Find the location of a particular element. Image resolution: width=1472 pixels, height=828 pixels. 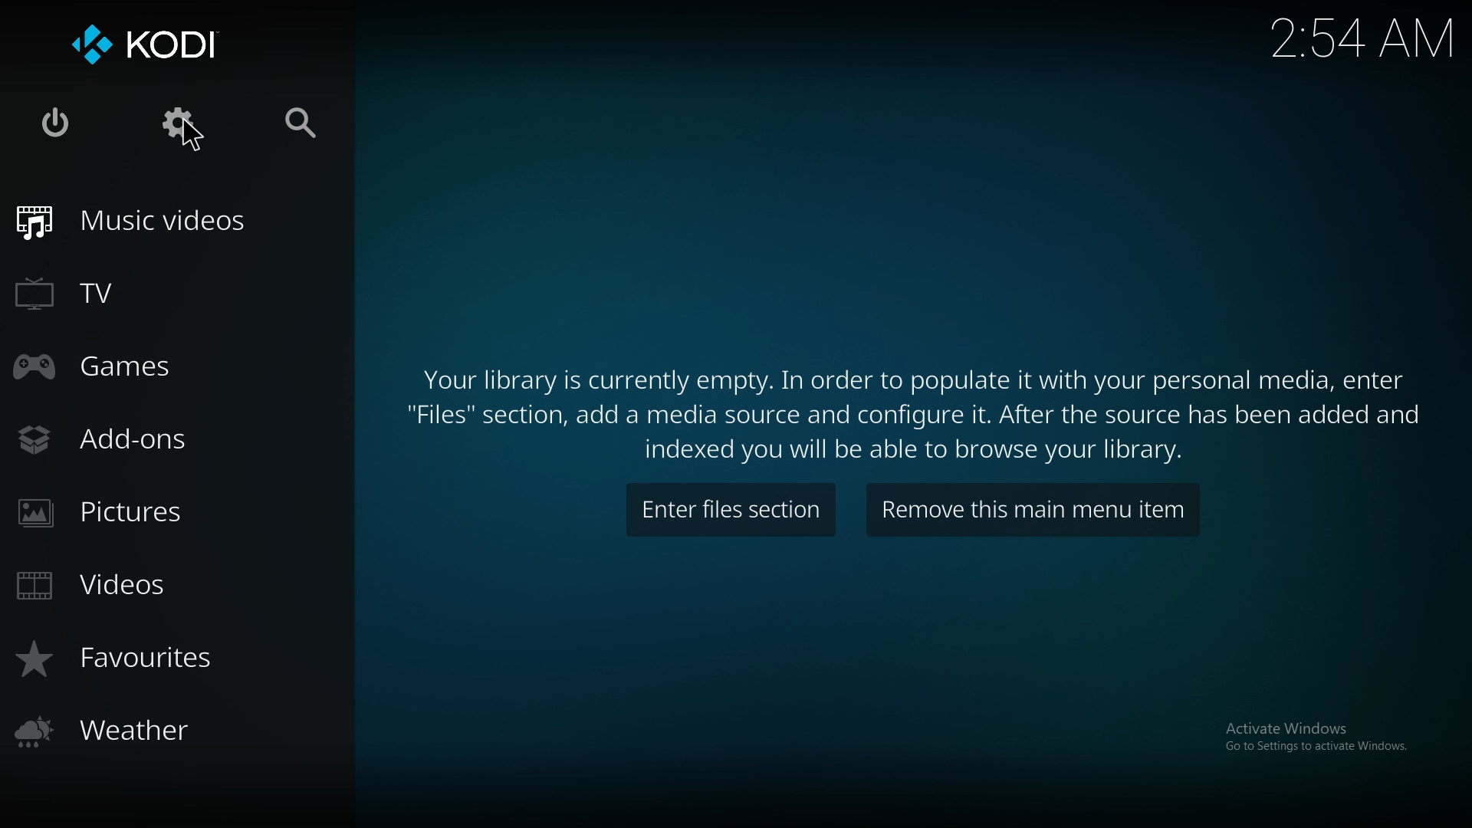

pictures is located at coordinates (115, 514).